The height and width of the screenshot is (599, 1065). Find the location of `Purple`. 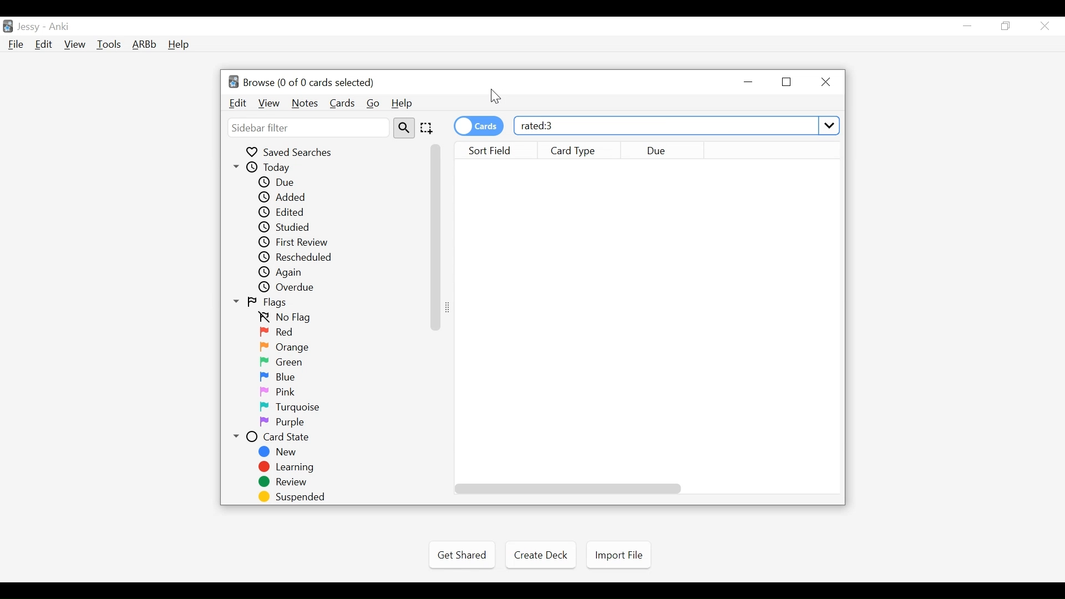

Purple is located at coordinates (285, 423).